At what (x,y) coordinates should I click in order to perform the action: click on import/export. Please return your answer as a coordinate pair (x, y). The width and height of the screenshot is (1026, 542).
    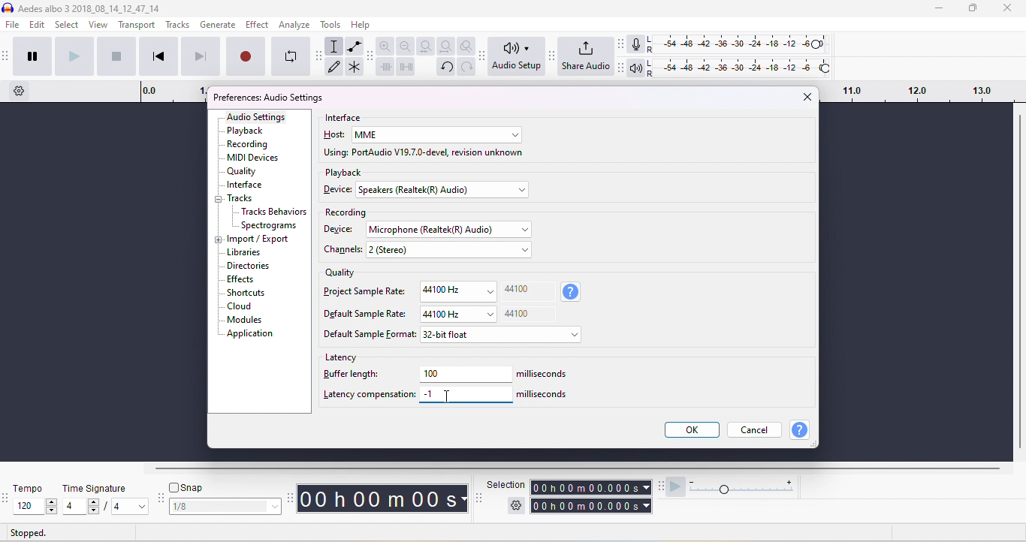
    Looking at the image, I should click on (260, 239).